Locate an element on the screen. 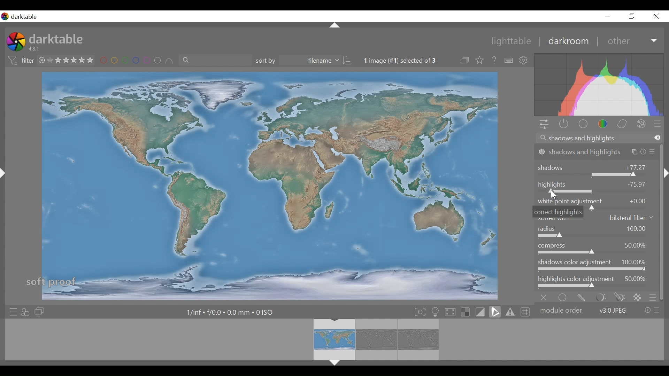  image selected out of is located at coordinates (406, 61).